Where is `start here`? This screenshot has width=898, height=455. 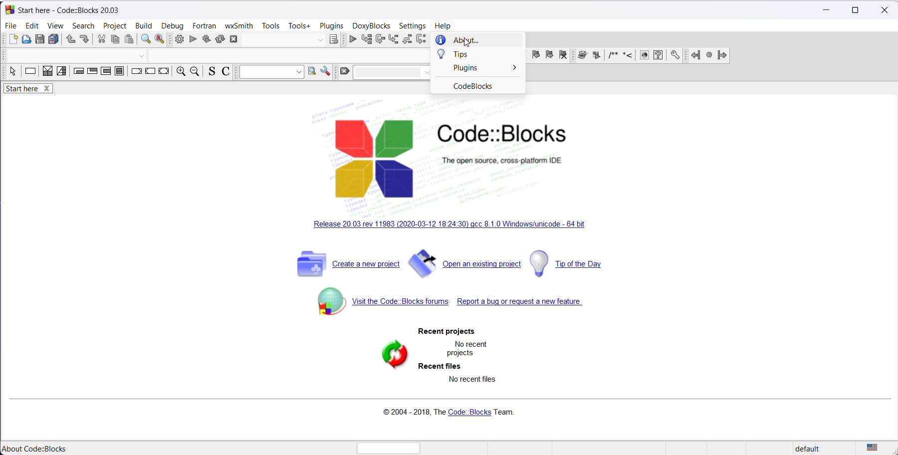
start here is located at coordinates (21, 449).